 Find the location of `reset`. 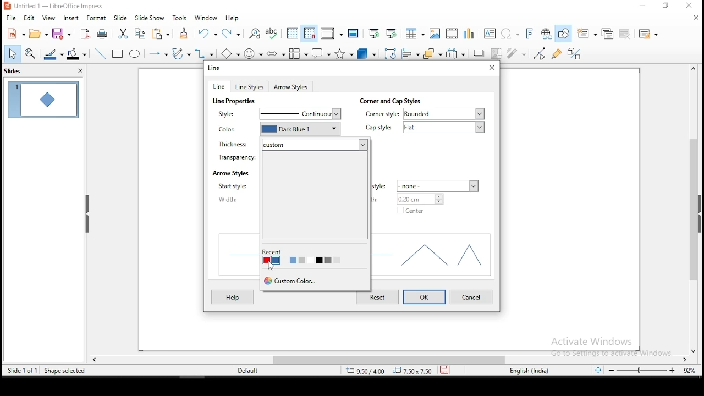

reset is located at coordinates (379, 298).